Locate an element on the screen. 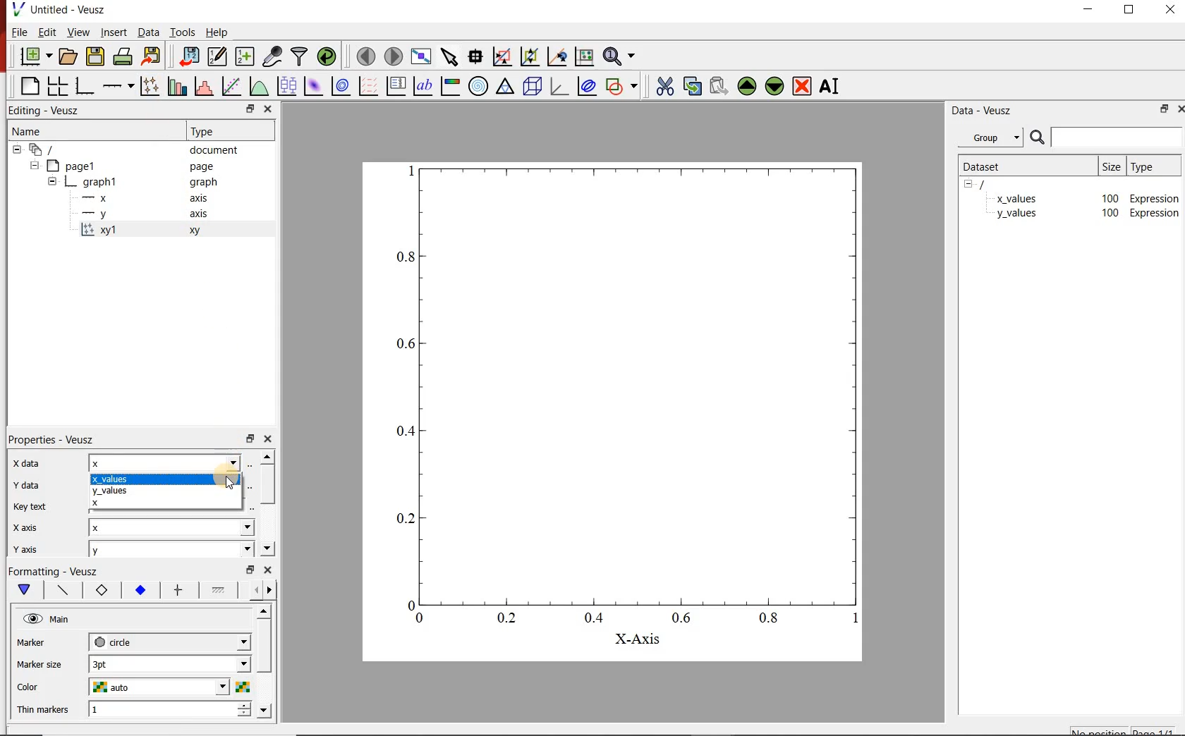 The image size is (1185, 736). axis is located at coordinates (200, 198).